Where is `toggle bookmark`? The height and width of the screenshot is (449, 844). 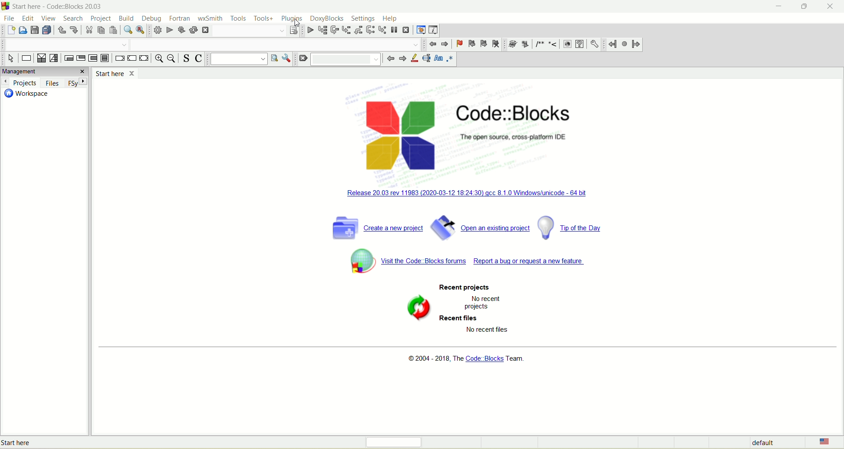 toggle bookmark is located at coordinates (459, 44).